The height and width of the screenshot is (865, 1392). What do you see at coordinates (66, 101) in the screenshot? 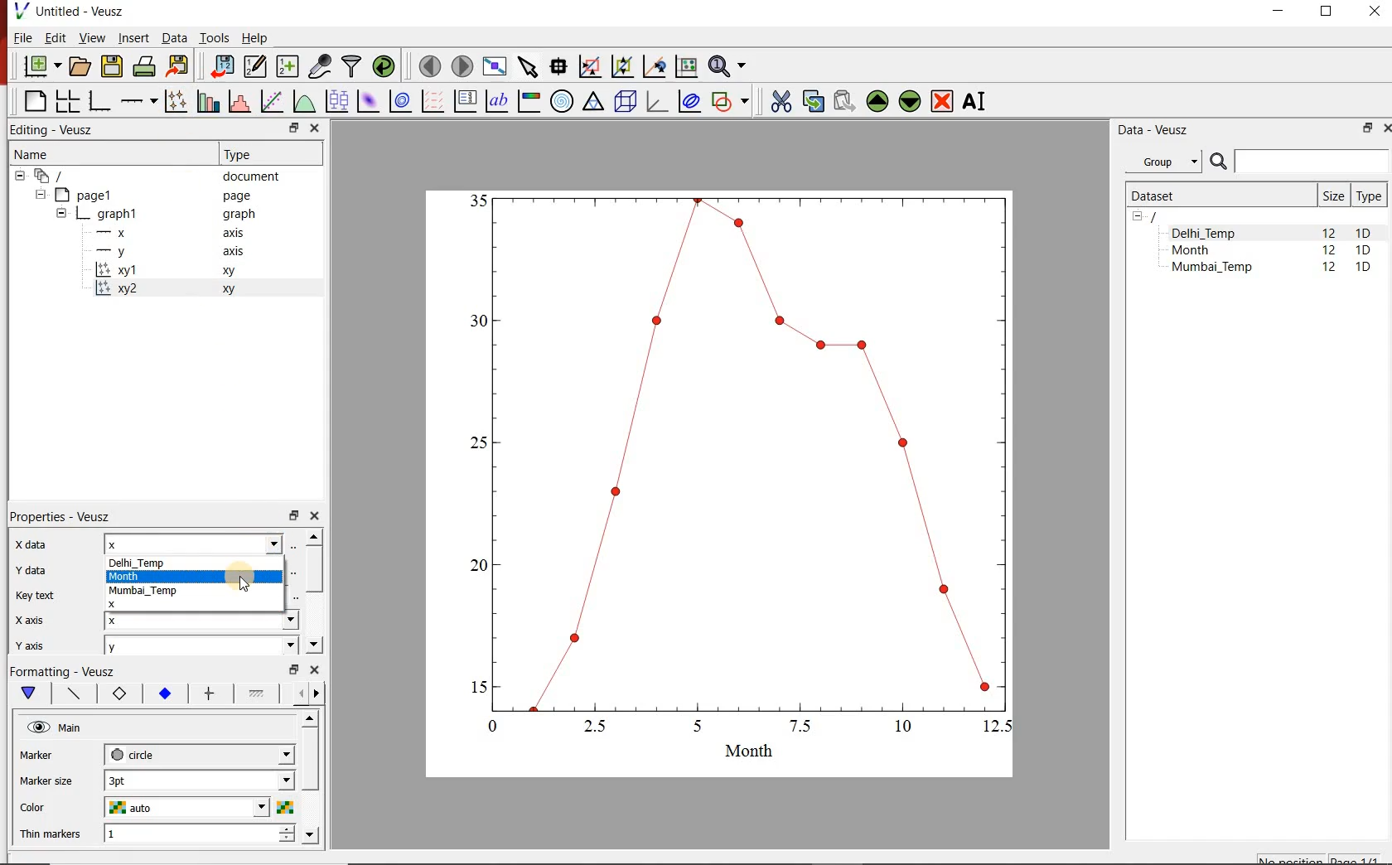
I see `arrange graphs in a grid` at bounding box center [66, 101].